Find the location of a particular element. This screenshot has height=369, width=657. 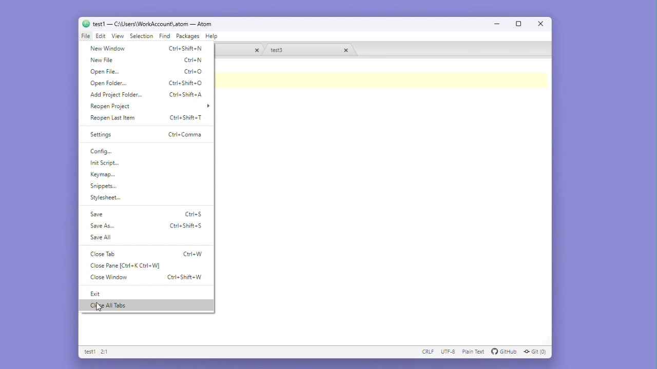

Find is located at coordinates (165, 36).